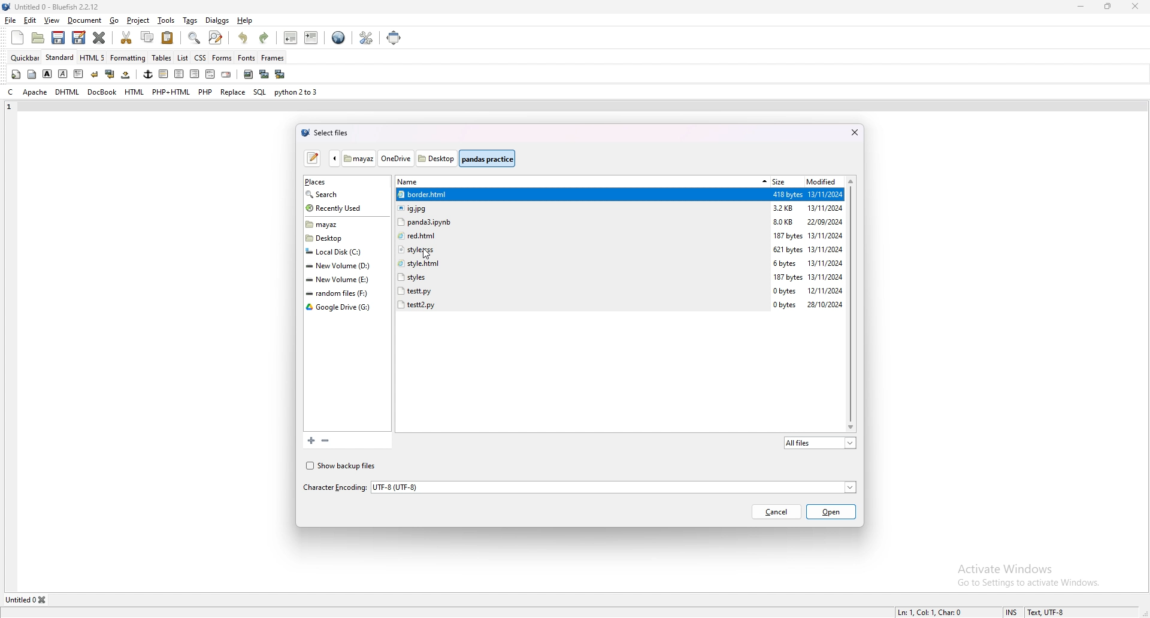 The width and height of the screenshot is (1150, 618). I want to click on open, so click(831, 513).